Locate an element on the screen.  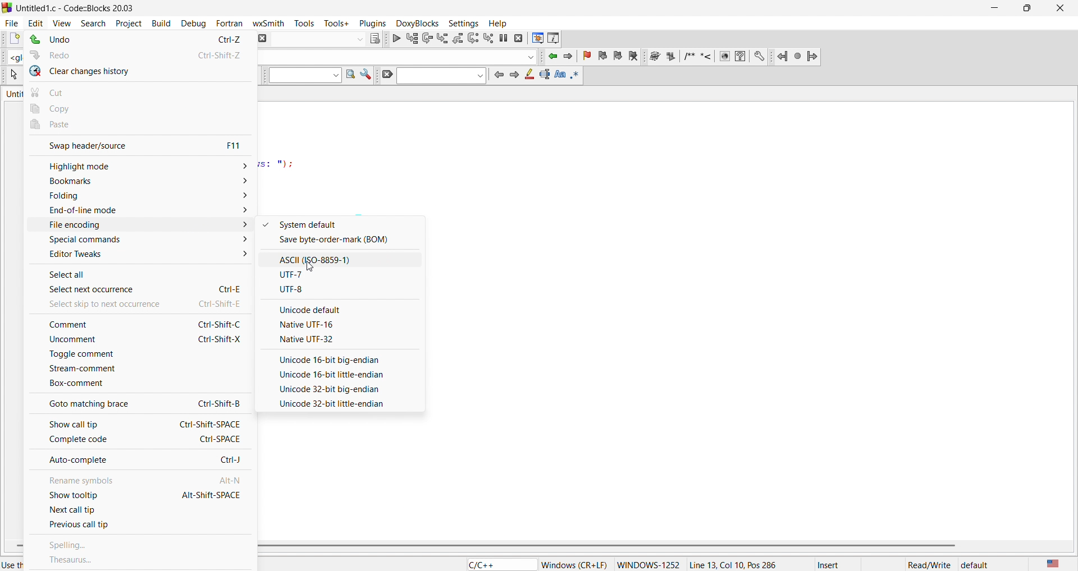
ASCIII is located at coordinates (341, 259).